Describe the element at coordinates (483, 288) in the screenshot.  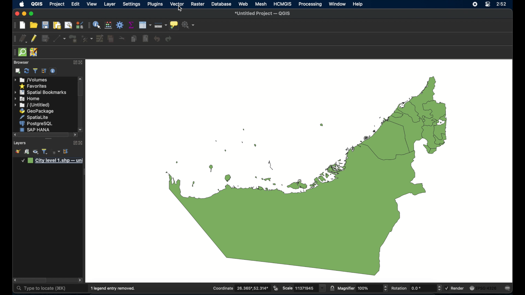
I see `current crs` at that location.